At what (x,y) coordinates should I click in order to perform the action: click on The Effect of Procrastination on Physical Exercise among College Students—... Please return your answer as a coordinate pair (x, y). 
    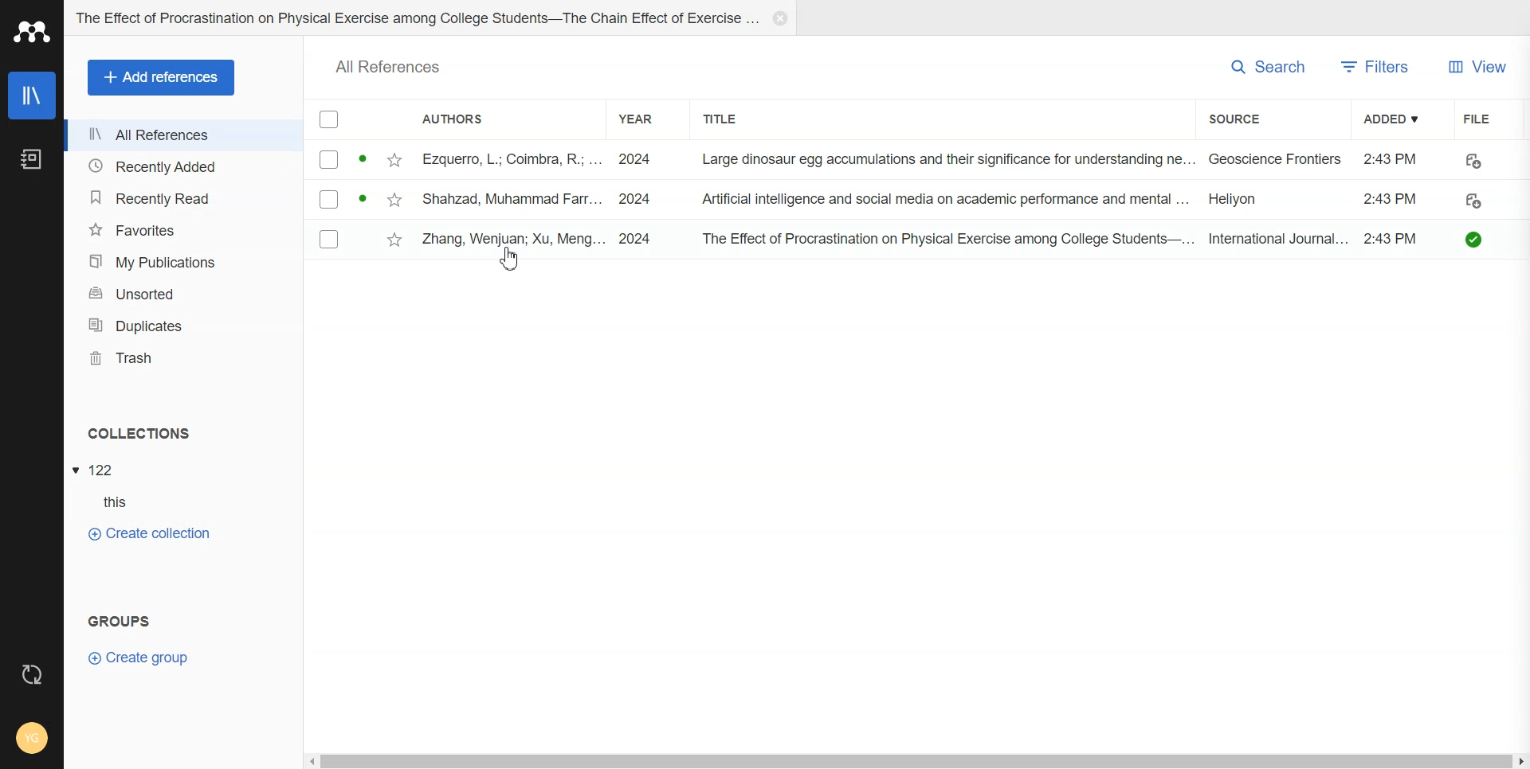
    Looking at the image, I should click on (943, 237).